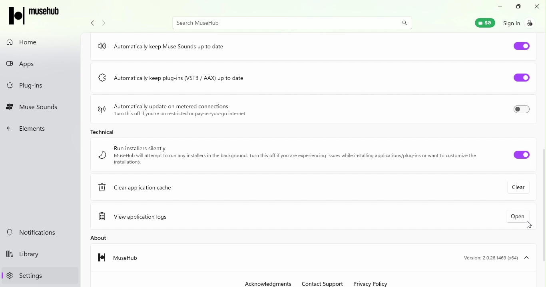  What do you see at coordinates (295, 155) in the screenshot?
I see `Run installers silently` at bounding box center [295, 155].